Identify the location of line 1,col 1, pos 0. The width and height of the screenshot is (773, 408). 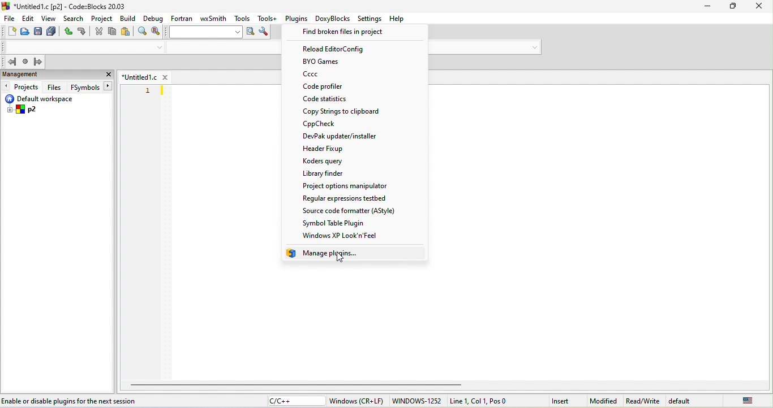
(479, 402).